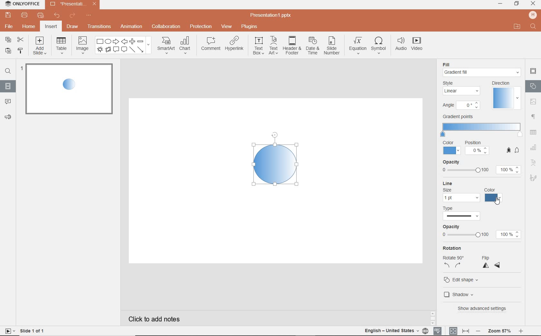 This screenshot has height=336, width=541. Describe the element at coordinates (481, 126) in the screenshot. I see `gradient points` at that location.